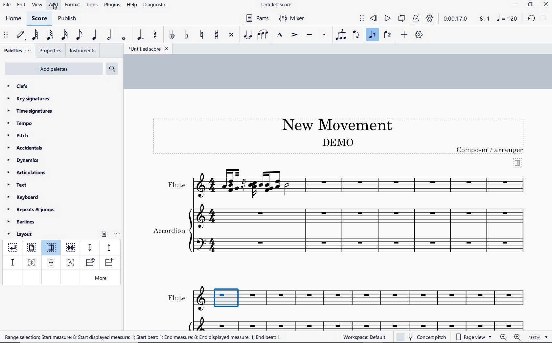 This screenshot has height=343, width=552. What do you see at coordinates (139, 35) in the screenshot?
I see `augmentation dot` at bounding box center [139, 35].